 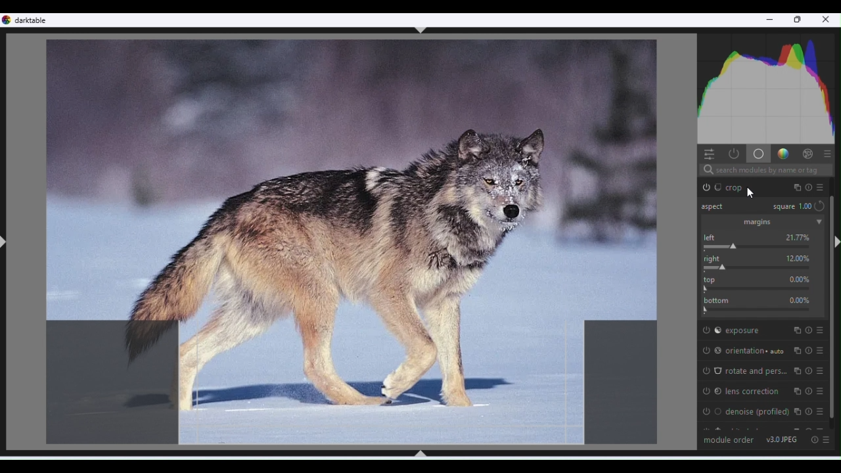 What do you see at coordinates (5, 242) in the screenshot?
I see `ctrl+shift+l` at bounding box center [5, 242].